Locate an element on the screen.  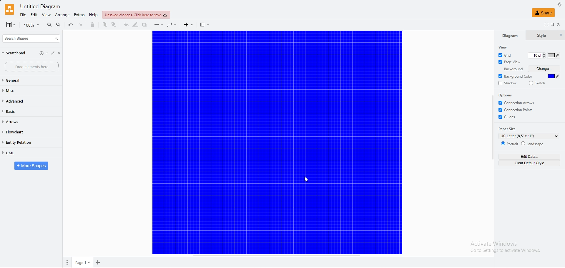
entity relation is located at coordinates (24, 142).